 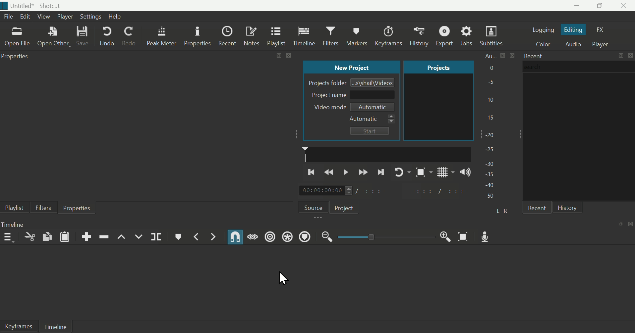 I want to click on -50, so click(x=490, y=196).